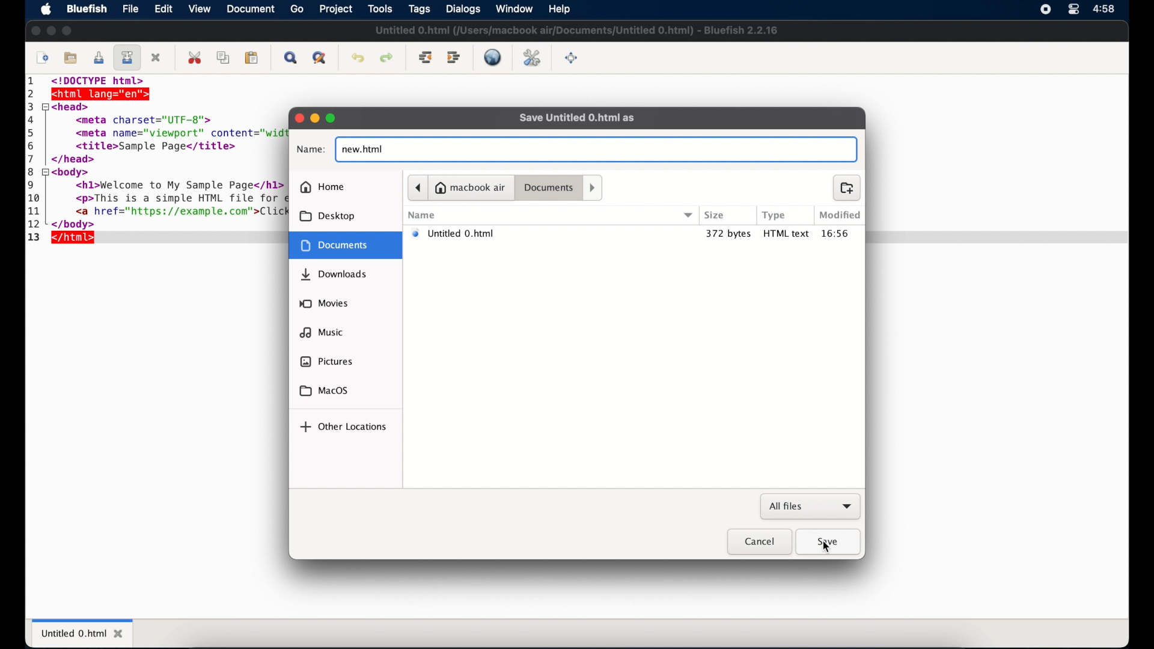 This screenshot has height=649, width=1154. I want to click on 12, so click(35, 224).